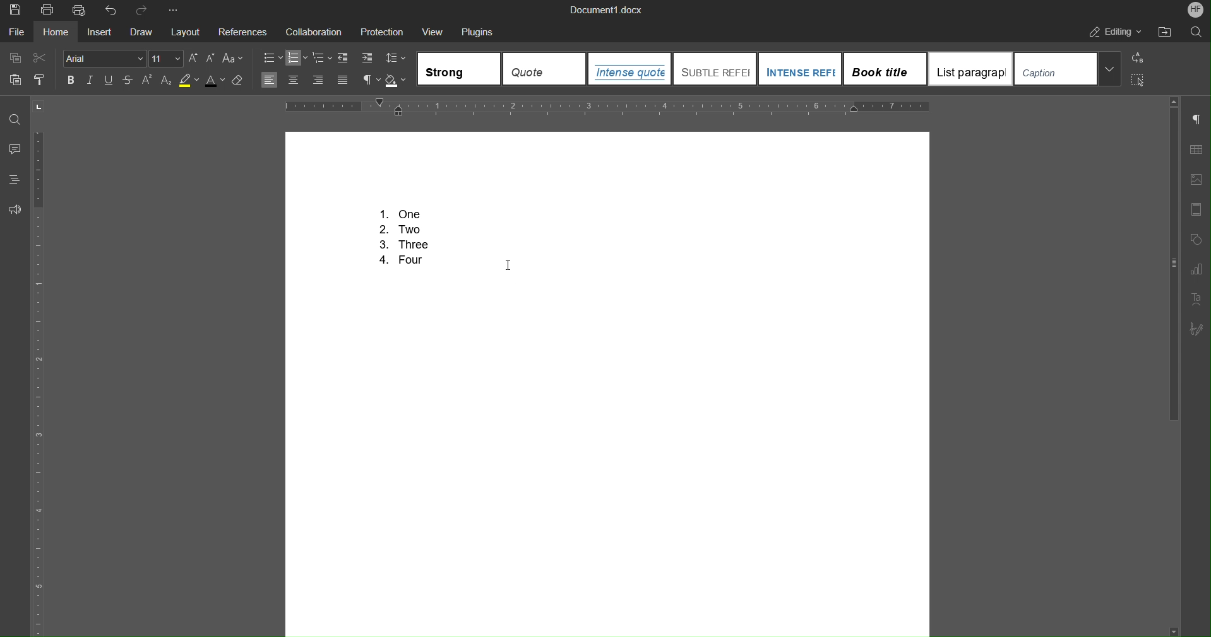 This screenshot has height=637, width=1211. I want to click on Horizontal Ruler, so click(608, 107).